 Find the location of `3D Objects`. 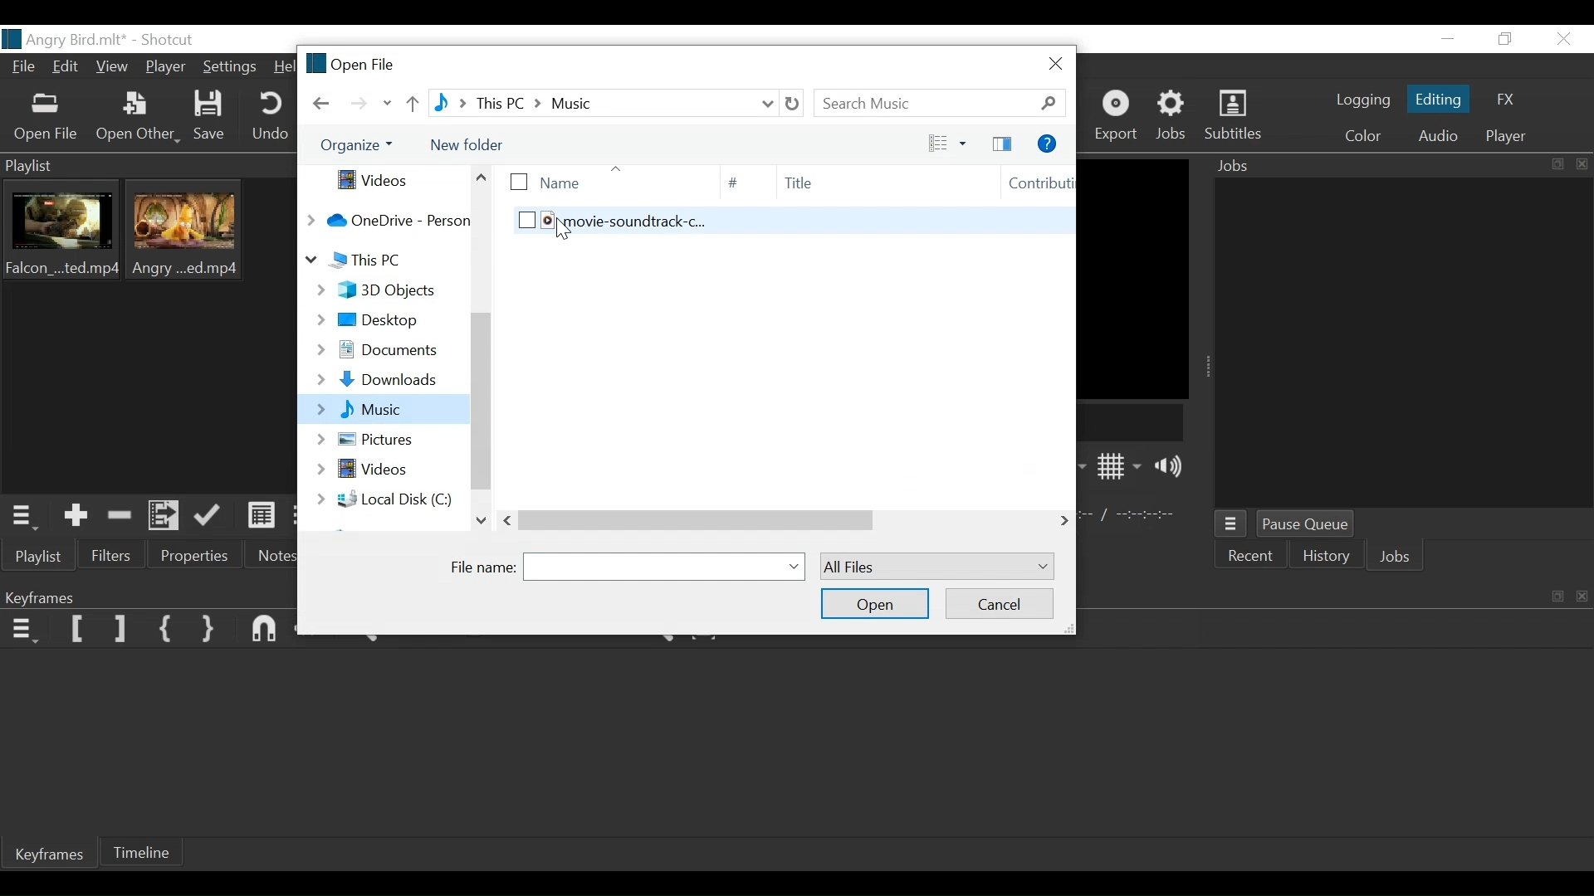

3D Objects is located at coordinates (377, 290).